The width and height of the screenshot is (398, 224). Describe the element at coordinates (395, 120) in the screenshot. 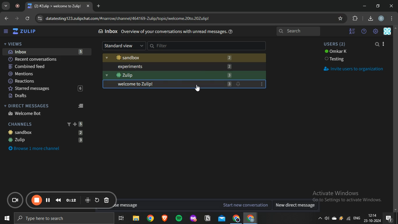

I see `scrollbar` at that location.